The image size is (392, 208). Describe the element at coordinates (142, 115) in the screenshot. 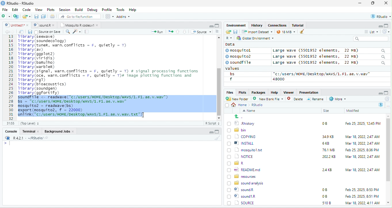

I see `cursor` at that location.